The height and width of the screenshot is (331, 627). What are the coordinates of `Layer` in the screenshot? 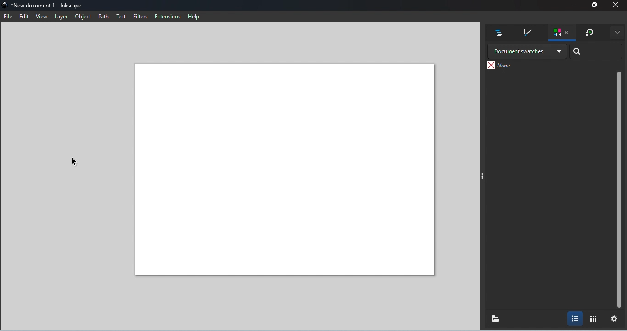 It's located at (62, 17).